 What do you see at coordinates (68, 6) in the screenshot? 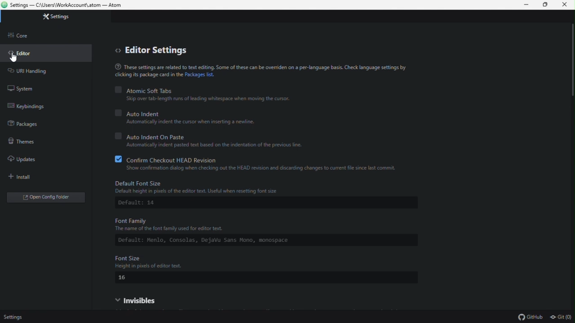
I see ` Settings — C:\Users\WorkAccount\.atom — Atom` at bounding box center [68, 6].